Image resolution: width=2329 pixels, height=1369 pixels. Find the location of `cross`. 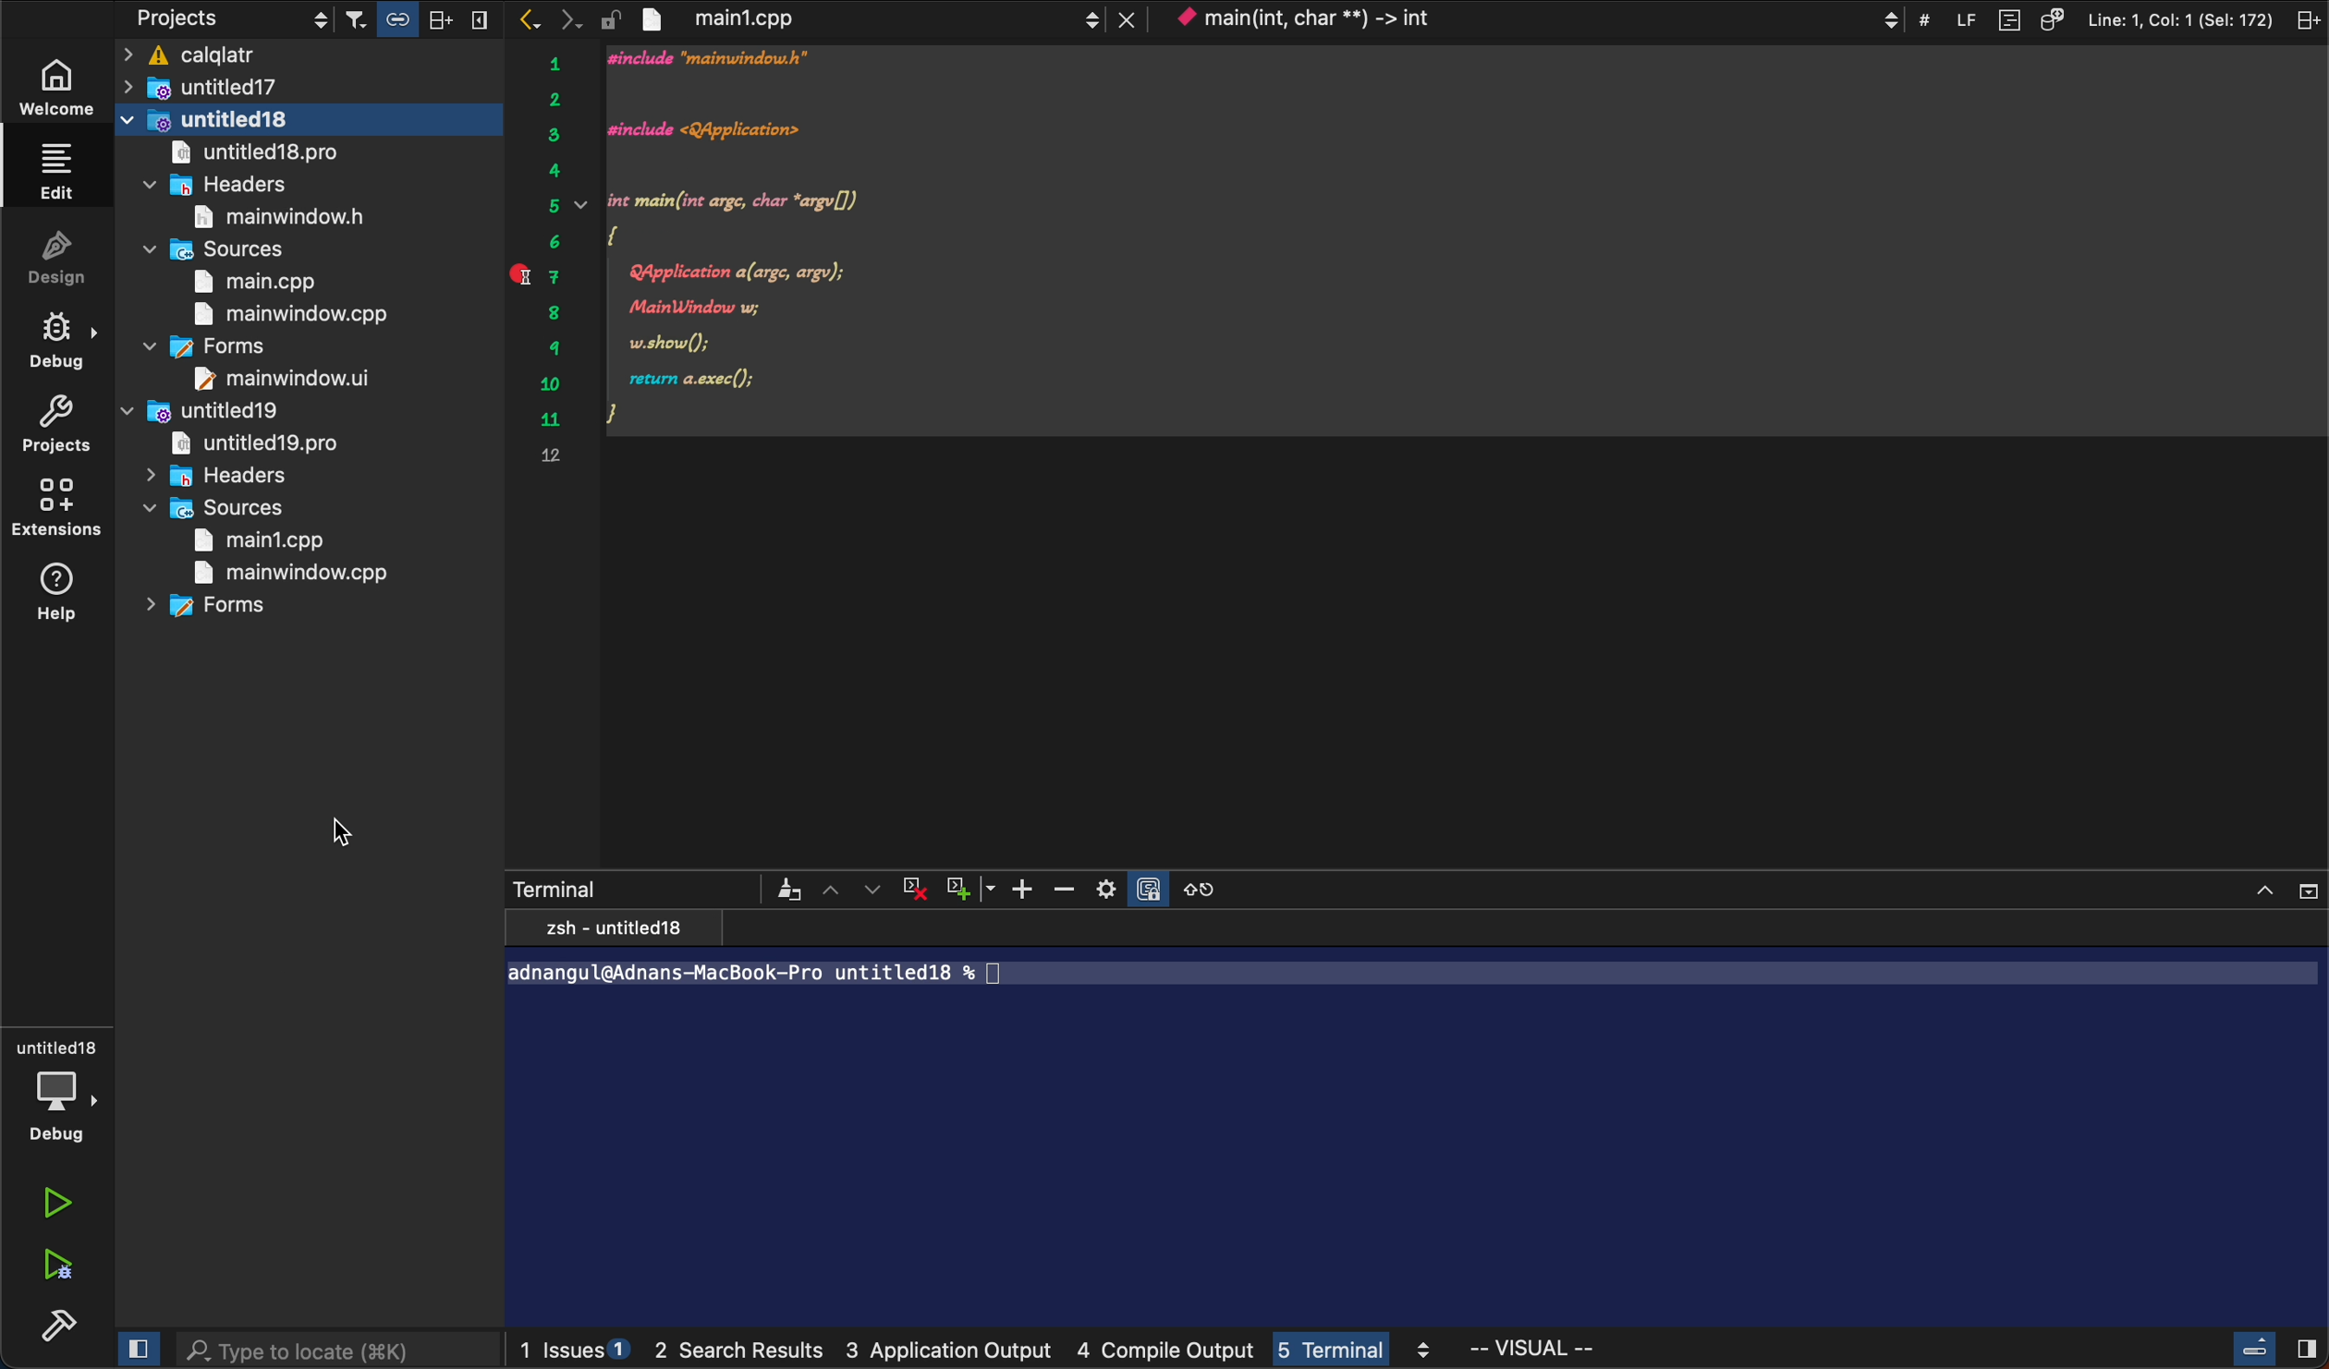

cross is located at coordinates (921, 887).